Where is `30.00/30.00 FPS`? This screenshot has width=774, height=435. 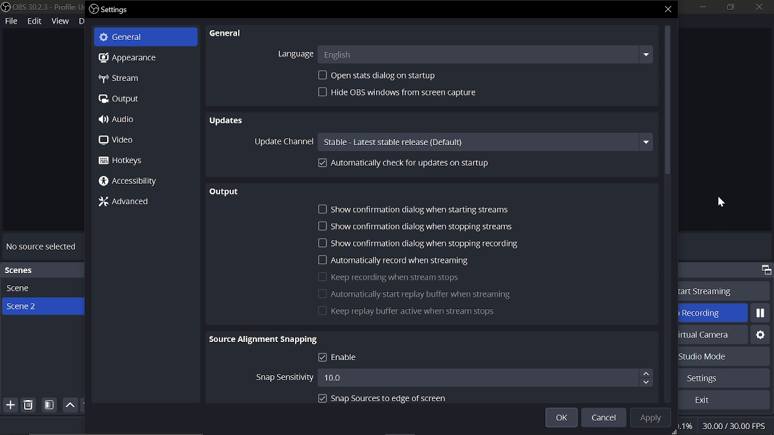 30.00/30.00 FPS is located at coordinates (737, 426).